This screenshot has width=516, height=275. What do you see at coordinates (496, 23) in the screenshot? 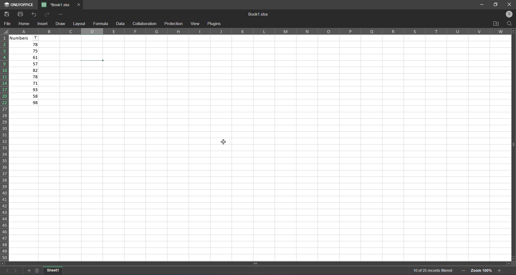
I see `open` at bounding box center [496, 23].